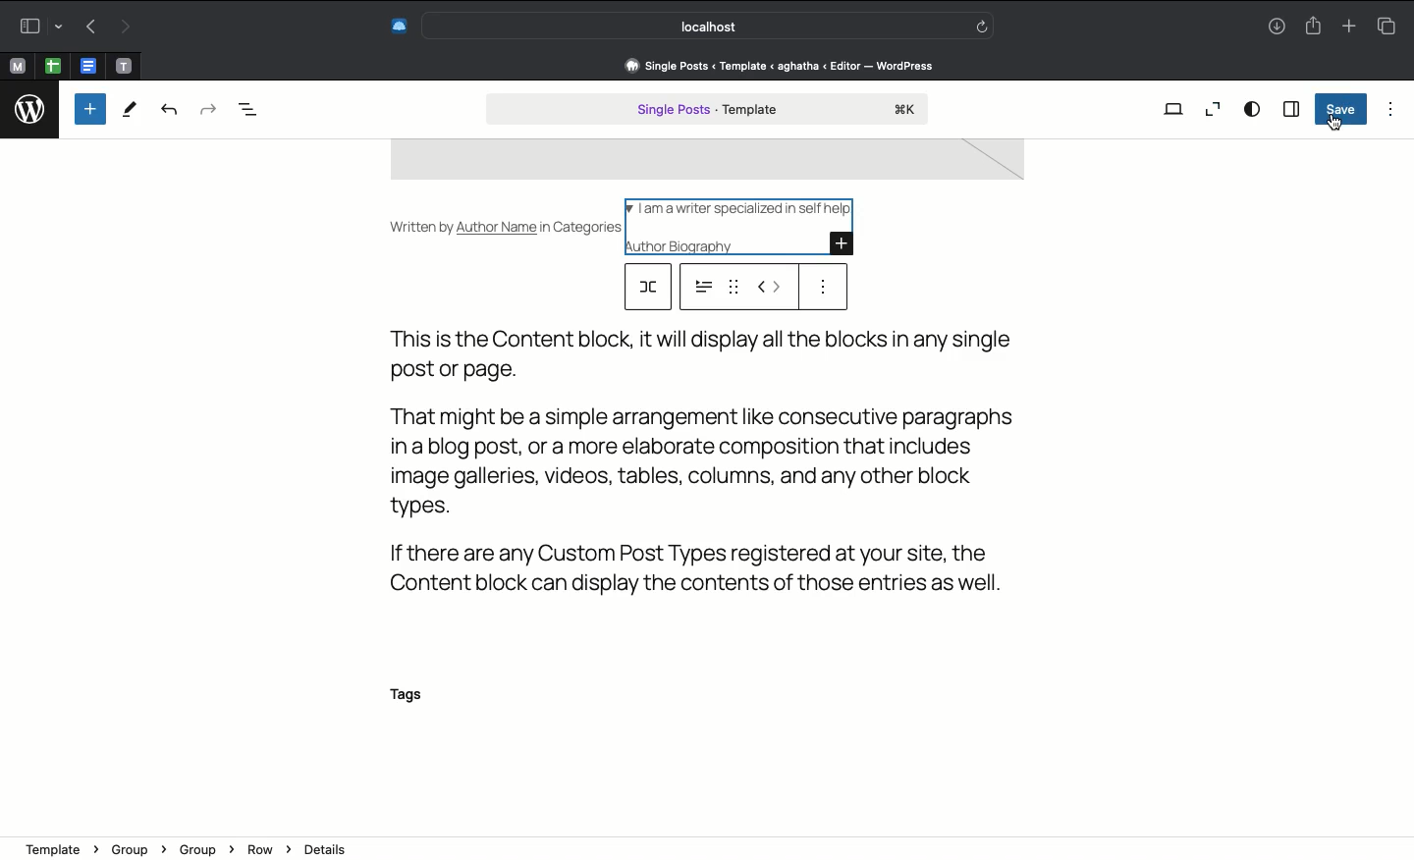  What do you see at coordinates (1274, 27) in the screenshot?
I see `Download` at bounding box center [1274, 27].